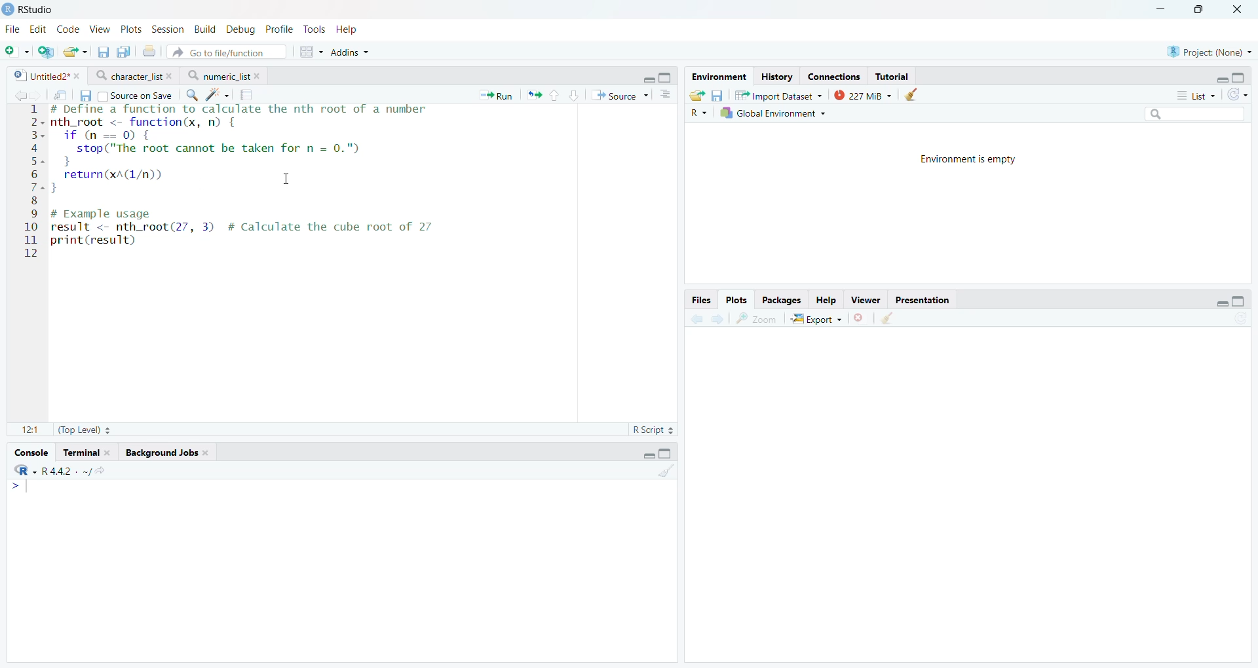 The image size is (1258, 668). What do you see at coordinates (132, 28) in the screenshot?
I see `Plots` at bounding box center [132, 28].